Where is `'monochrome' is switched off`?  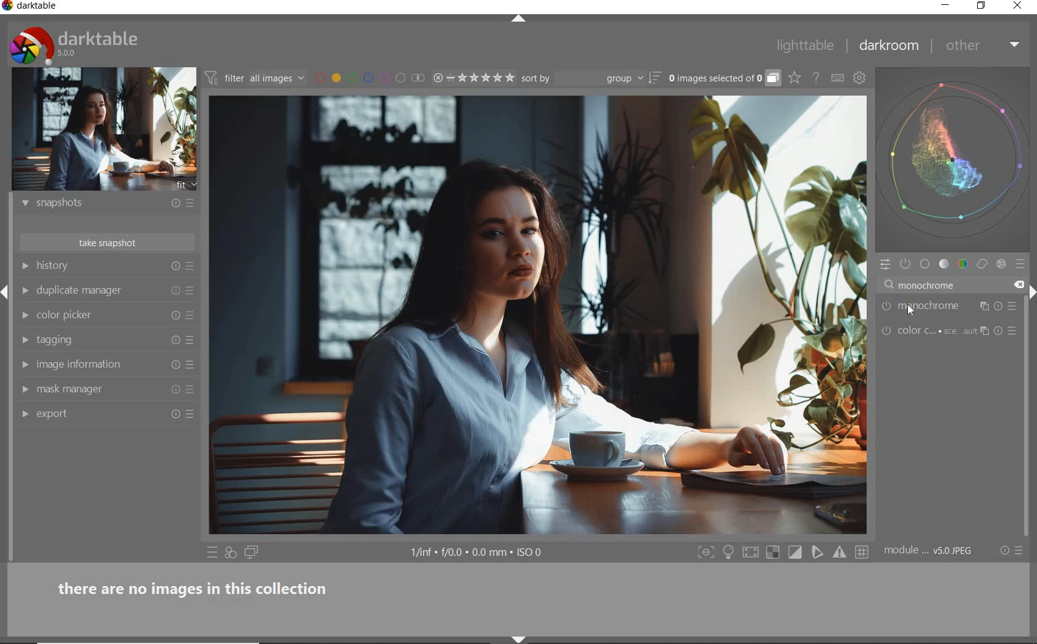
'monochrome' is switched off is located at coordinates (887, 306).